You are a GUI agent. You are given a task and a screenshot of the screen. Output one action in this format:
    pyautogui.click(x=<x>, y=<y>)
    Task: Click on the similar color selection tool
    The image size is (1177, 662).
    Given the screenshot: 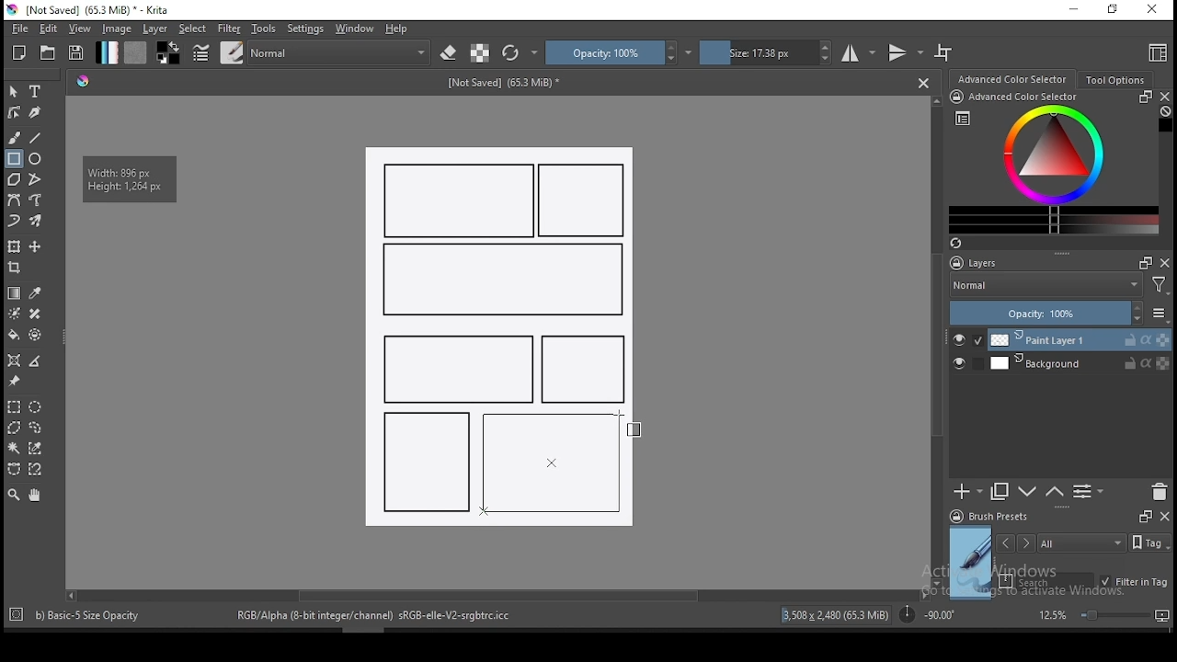 What is the action you would take?
    pyautogui.click(x=38, y=448)
    